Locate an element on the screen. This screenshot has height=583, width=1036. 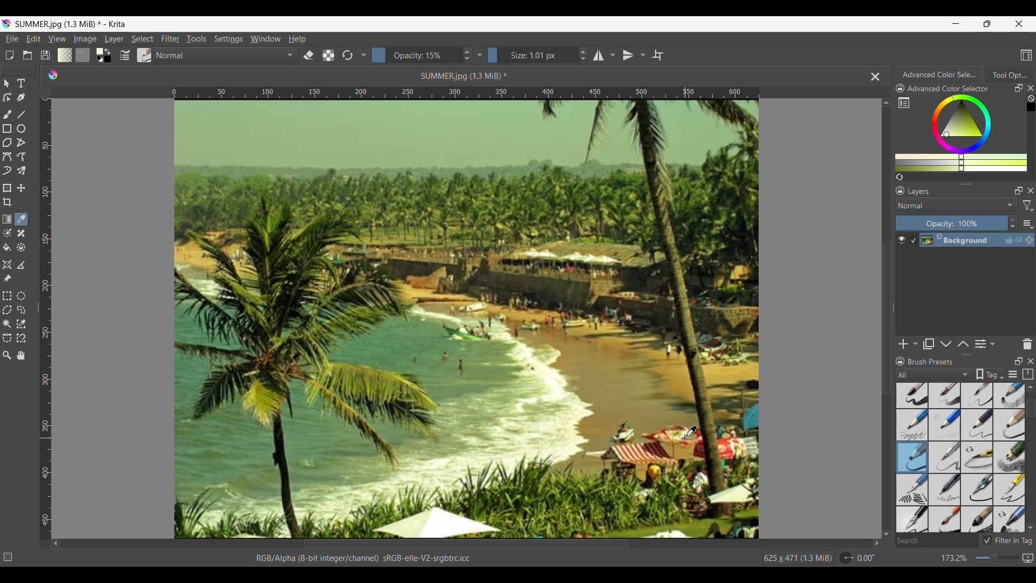
Horizontal mirror tool settings is located at coordinates (612, 55).